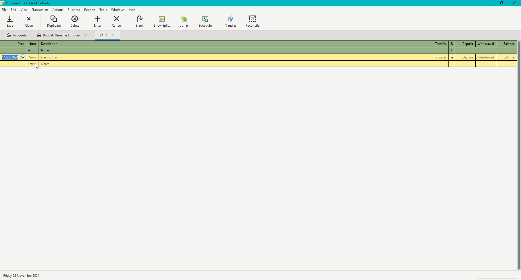  Describe the element at coordinates (54, 21) in the screenshot. I see `Duplicate` at that location.